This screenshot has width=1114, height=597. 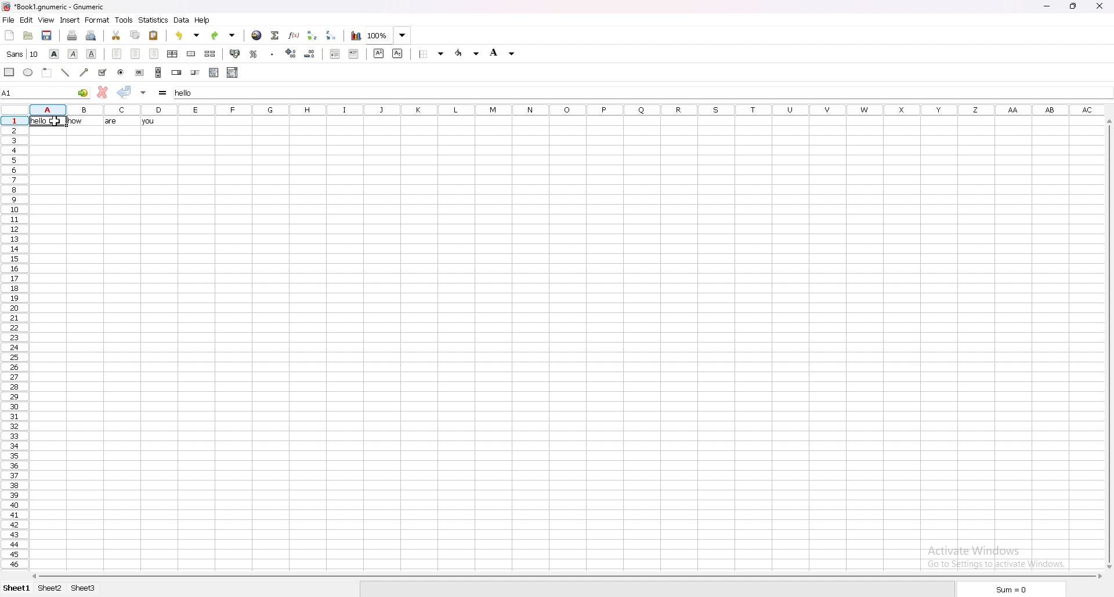 What do you see at coordinates (120, 72) in the screenshot?
I see `radio button` at bounding box center [120, 72].